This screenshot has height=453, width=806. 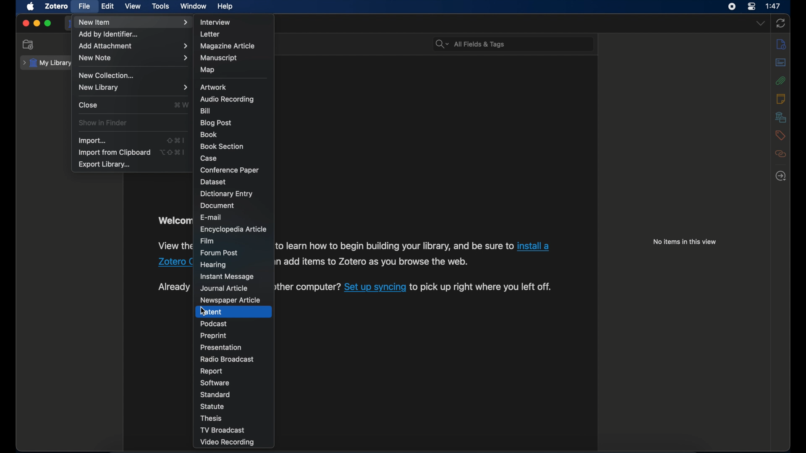 What do you see at coordinates (133, 6) in the screenshot?
I see `view` at bounding box center [133, 6].